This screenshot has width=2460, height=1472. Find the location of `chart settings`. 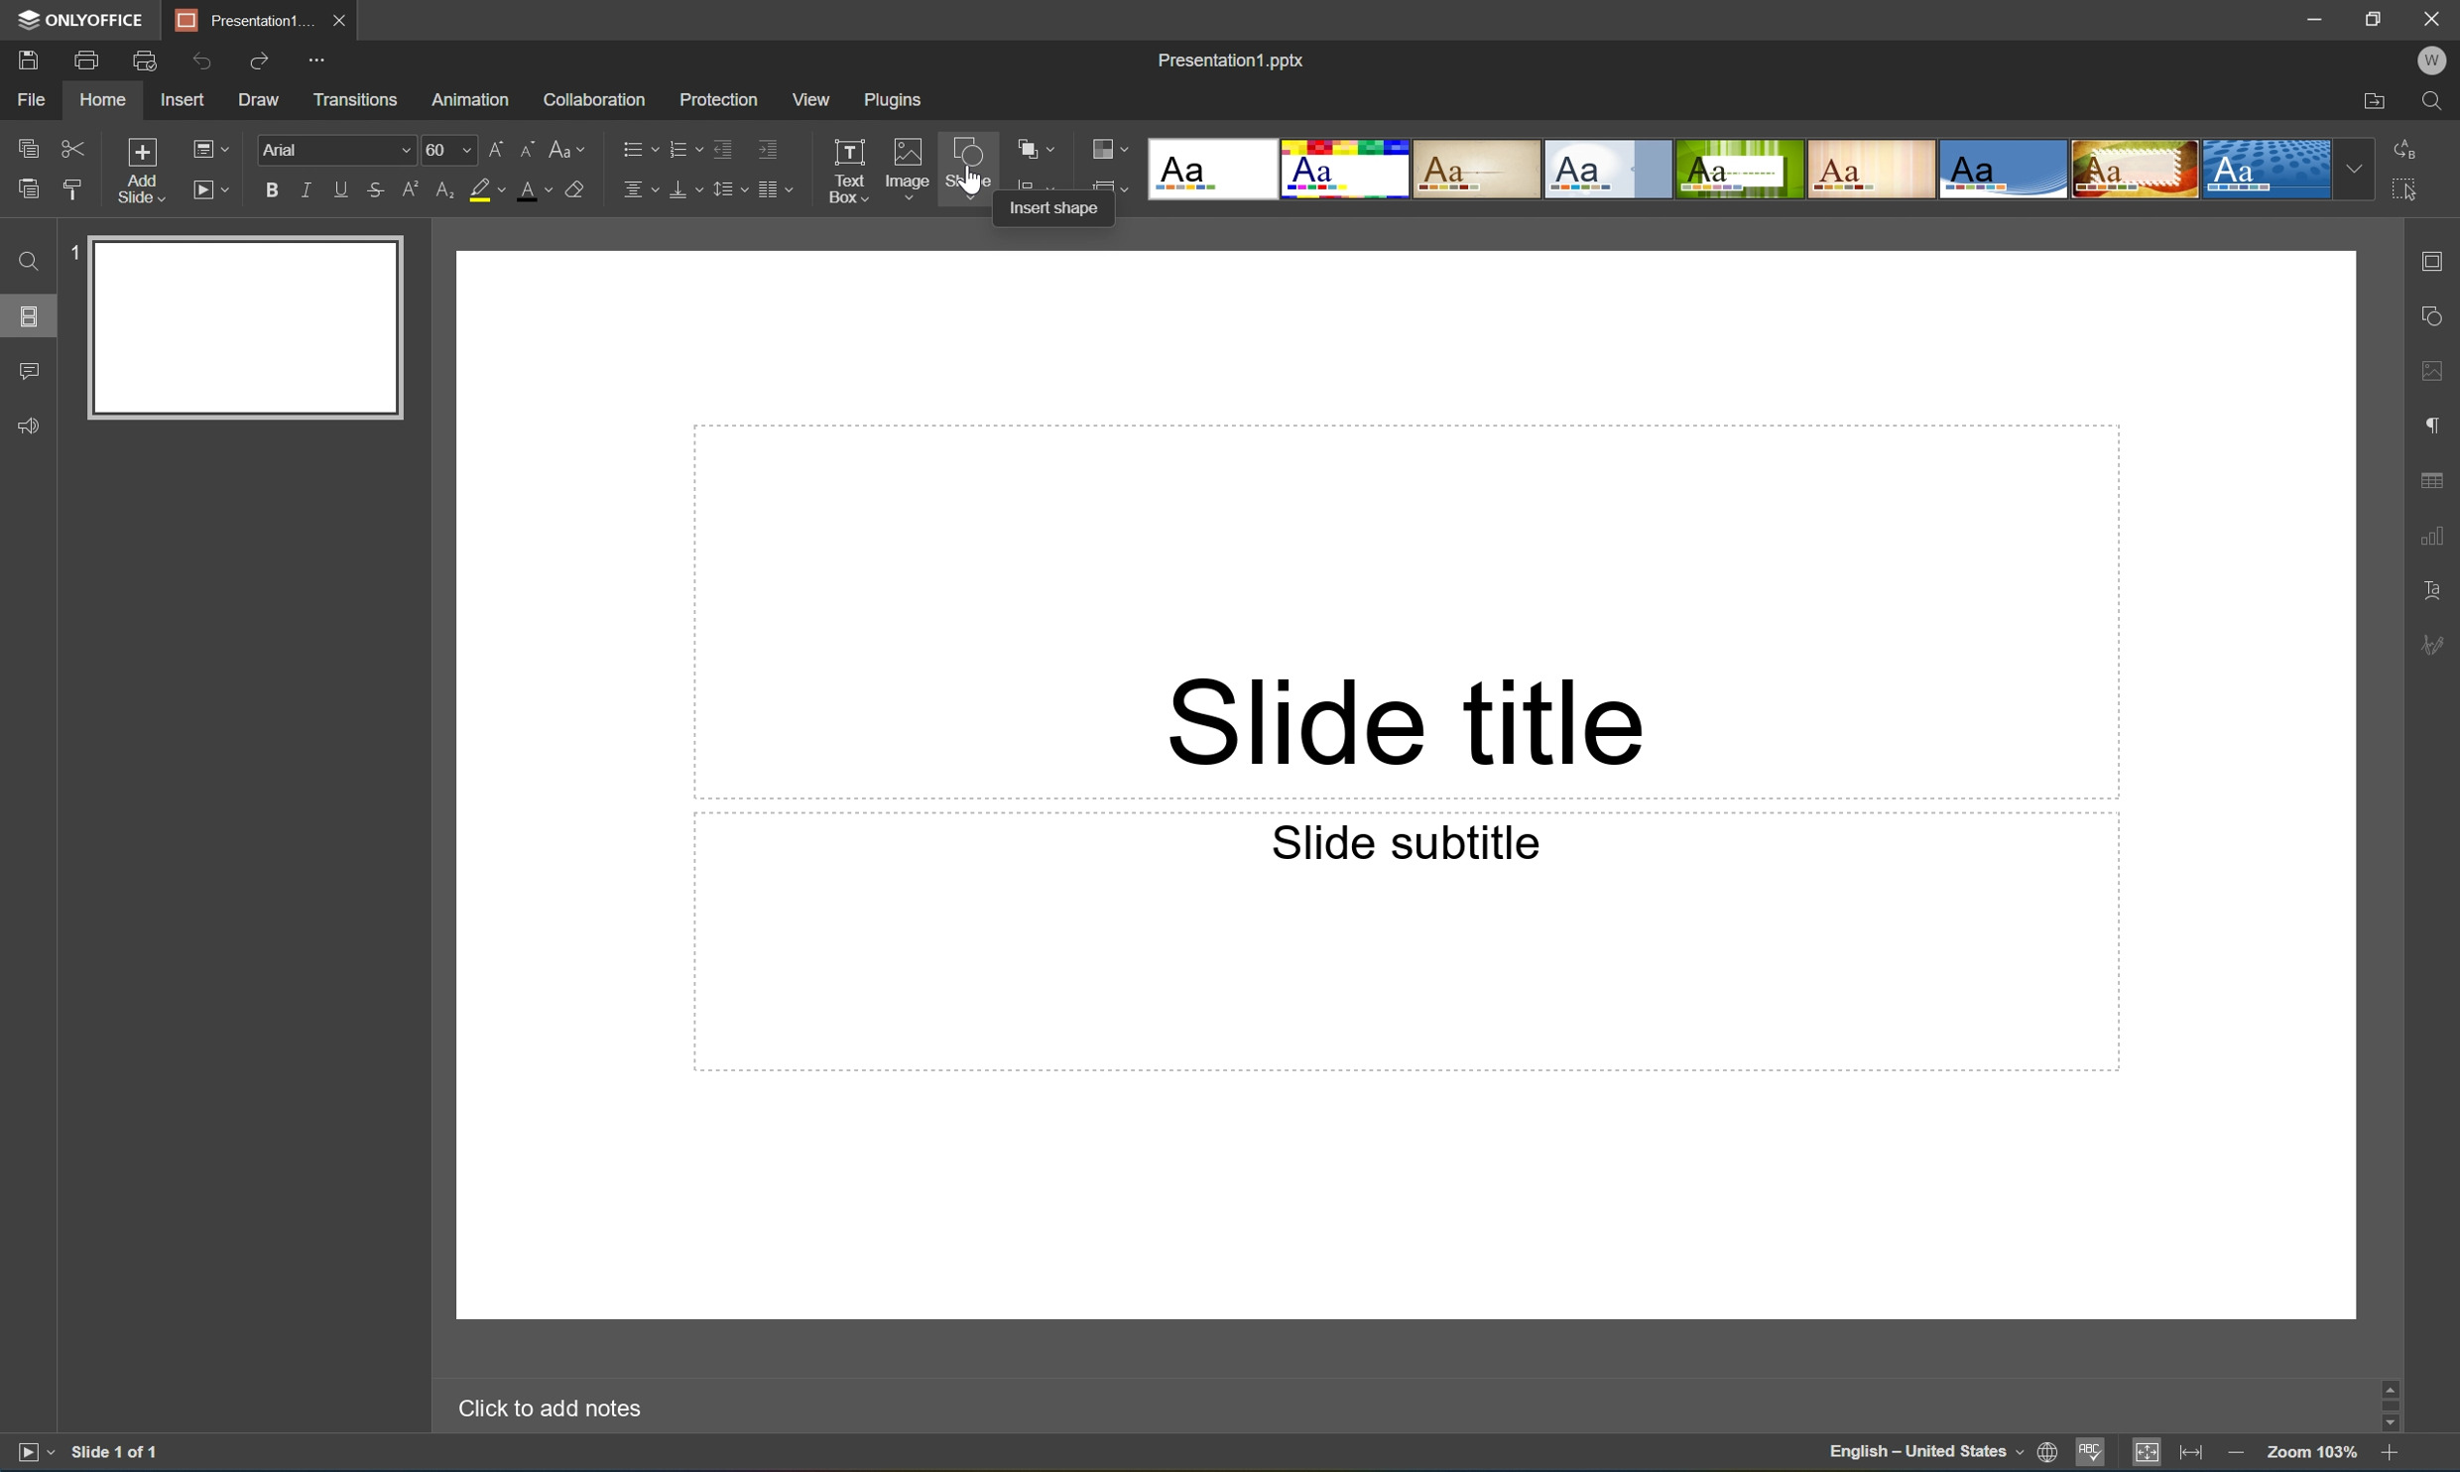

chart settings is located at coordinates (2435, 538).